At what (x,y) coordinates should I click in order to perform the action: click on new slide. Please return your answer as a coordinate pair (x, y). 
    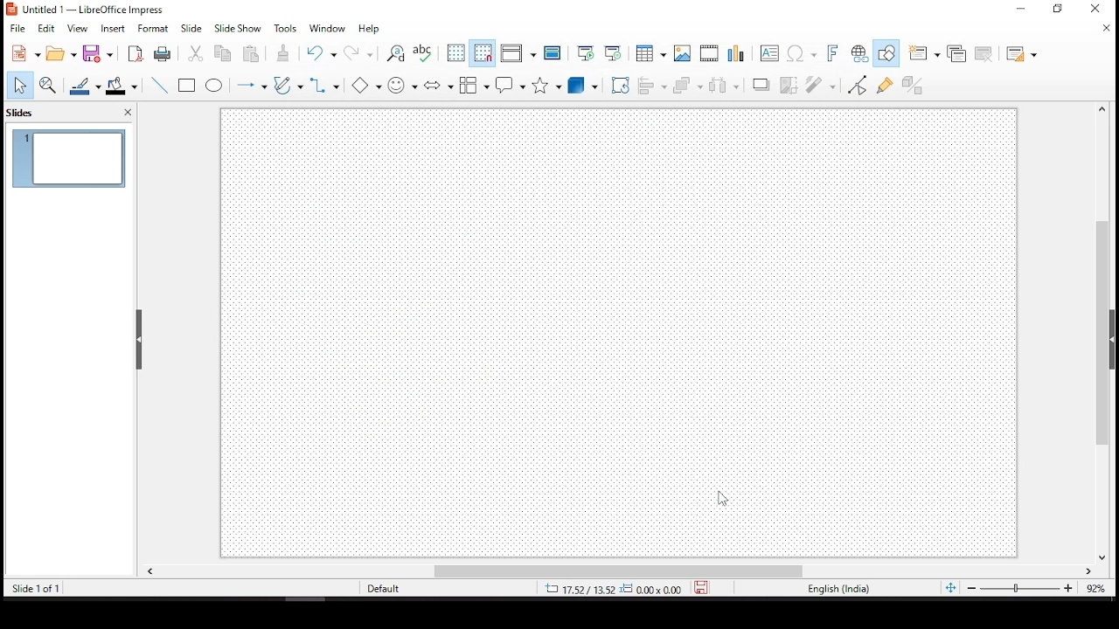
    Looking at the image, I should click on (924, 52).